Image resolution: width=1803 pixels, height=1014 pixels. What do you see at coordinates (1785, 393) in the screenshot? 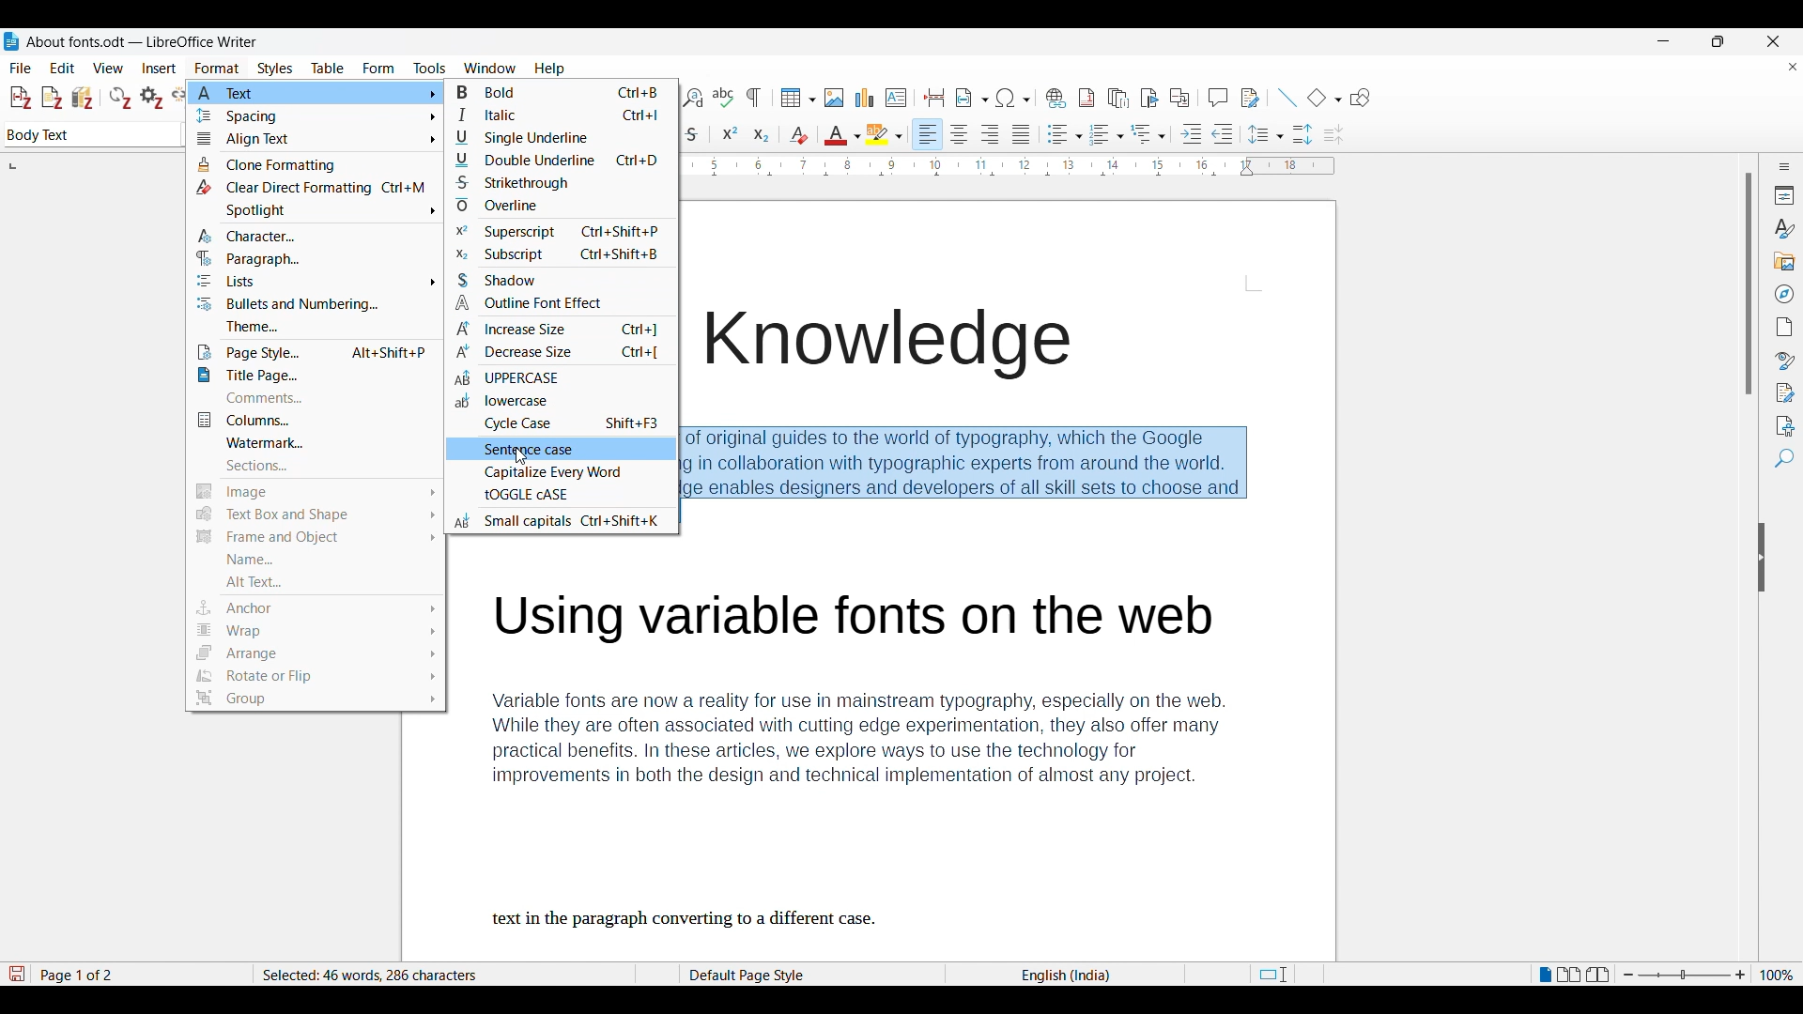
I see `Manage changes` at bounding box center [1785, 393].